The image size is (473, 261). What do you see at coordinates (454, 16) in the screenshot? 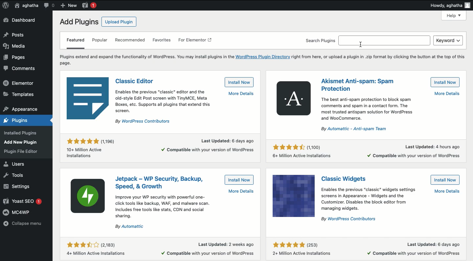
I see `Help` at bounding box center [454, 16].